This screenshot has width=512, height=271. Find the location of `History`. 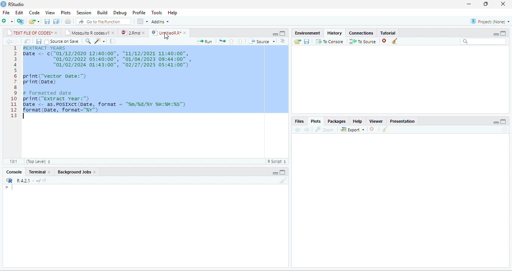

History is located at coordinates (334, 33).